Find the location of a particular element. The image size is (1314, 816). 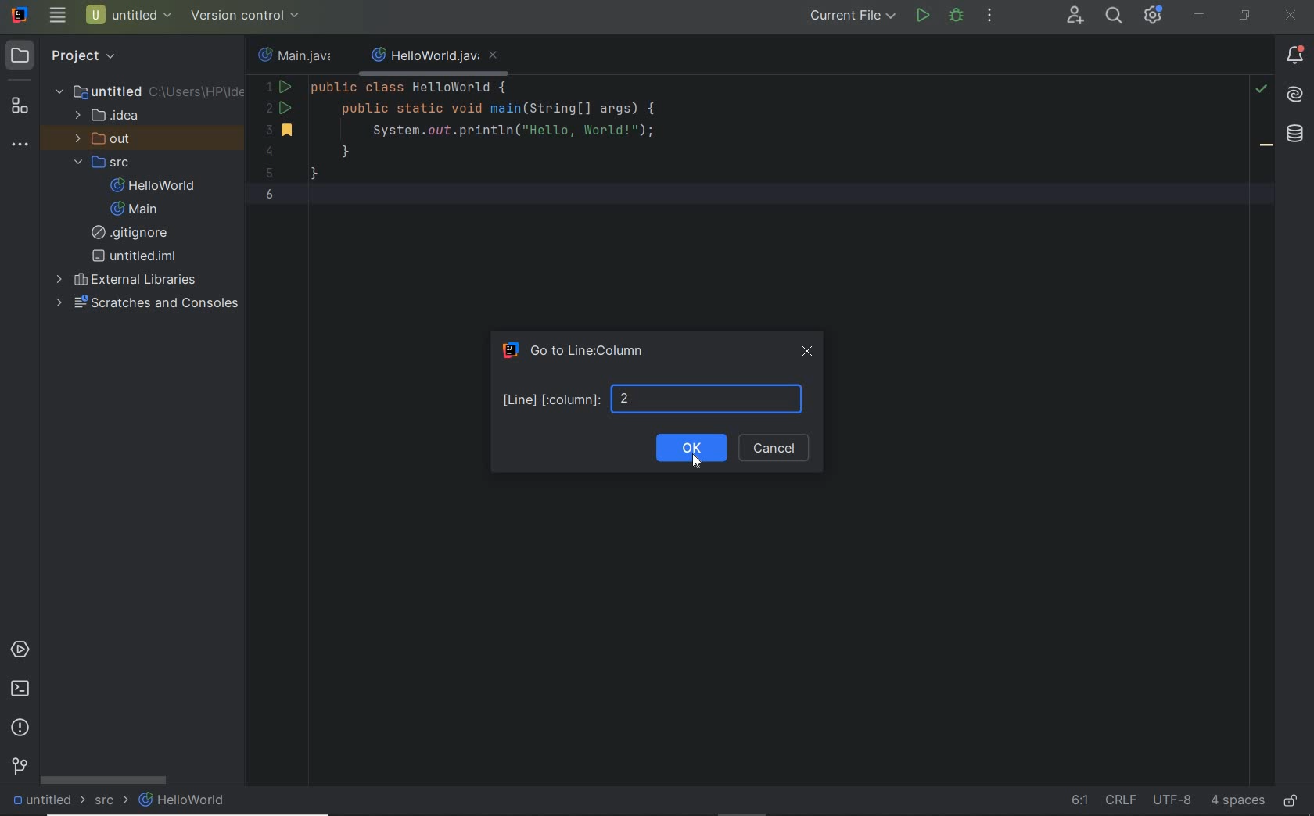

run/debug configurations is located at coordinates (855, 16).